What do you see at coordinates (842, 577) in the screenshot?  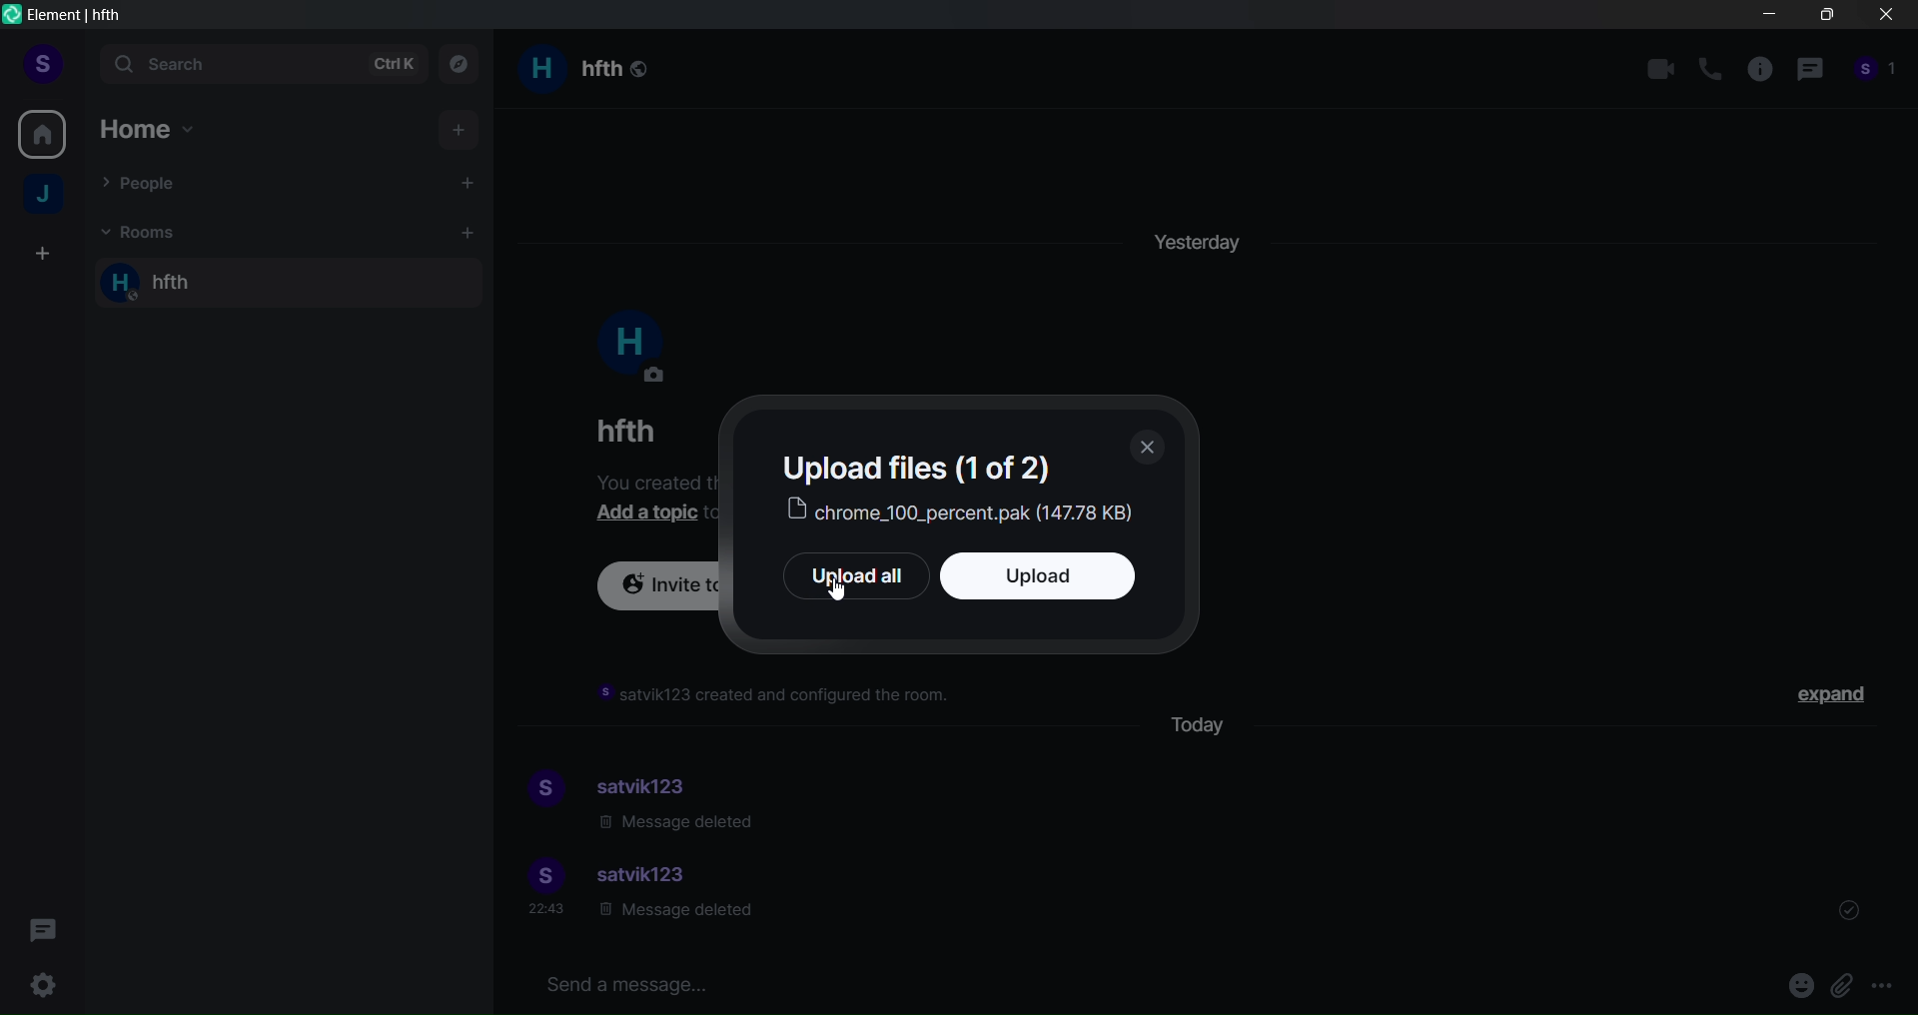 I see `upload all` at bounding box center [842, 577].